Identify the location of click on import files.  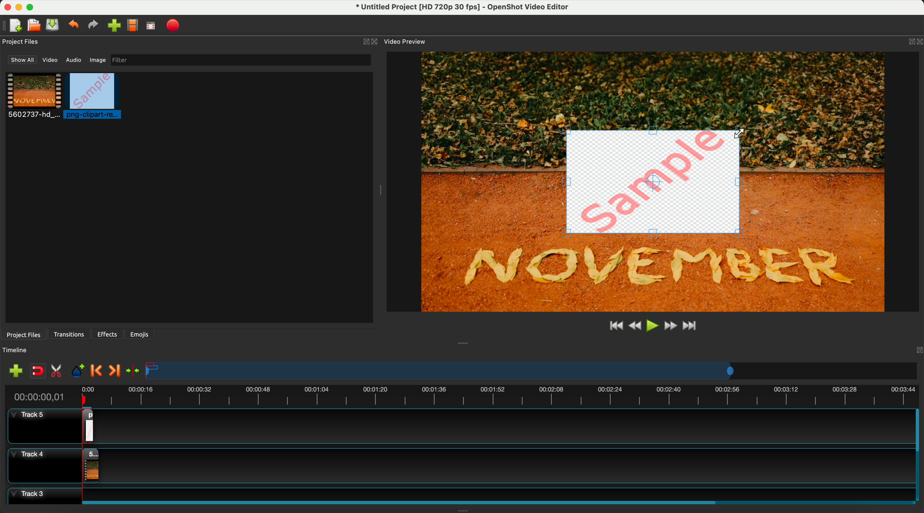
(115, 26).